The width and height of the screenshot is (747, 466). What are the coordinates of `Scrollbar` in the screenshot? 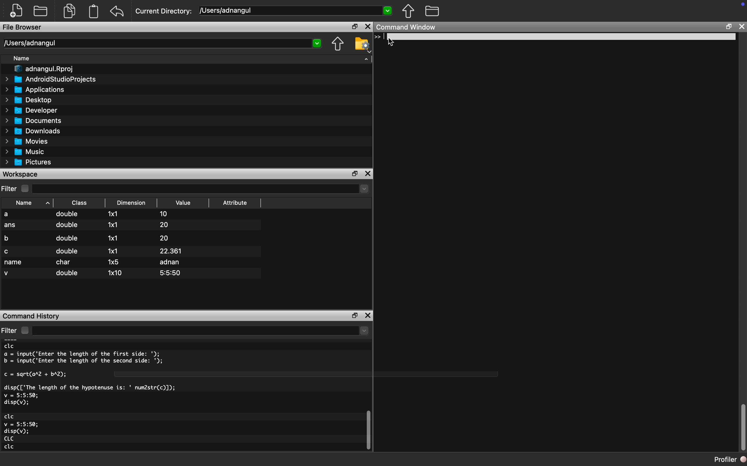 It's located at (368, 431).